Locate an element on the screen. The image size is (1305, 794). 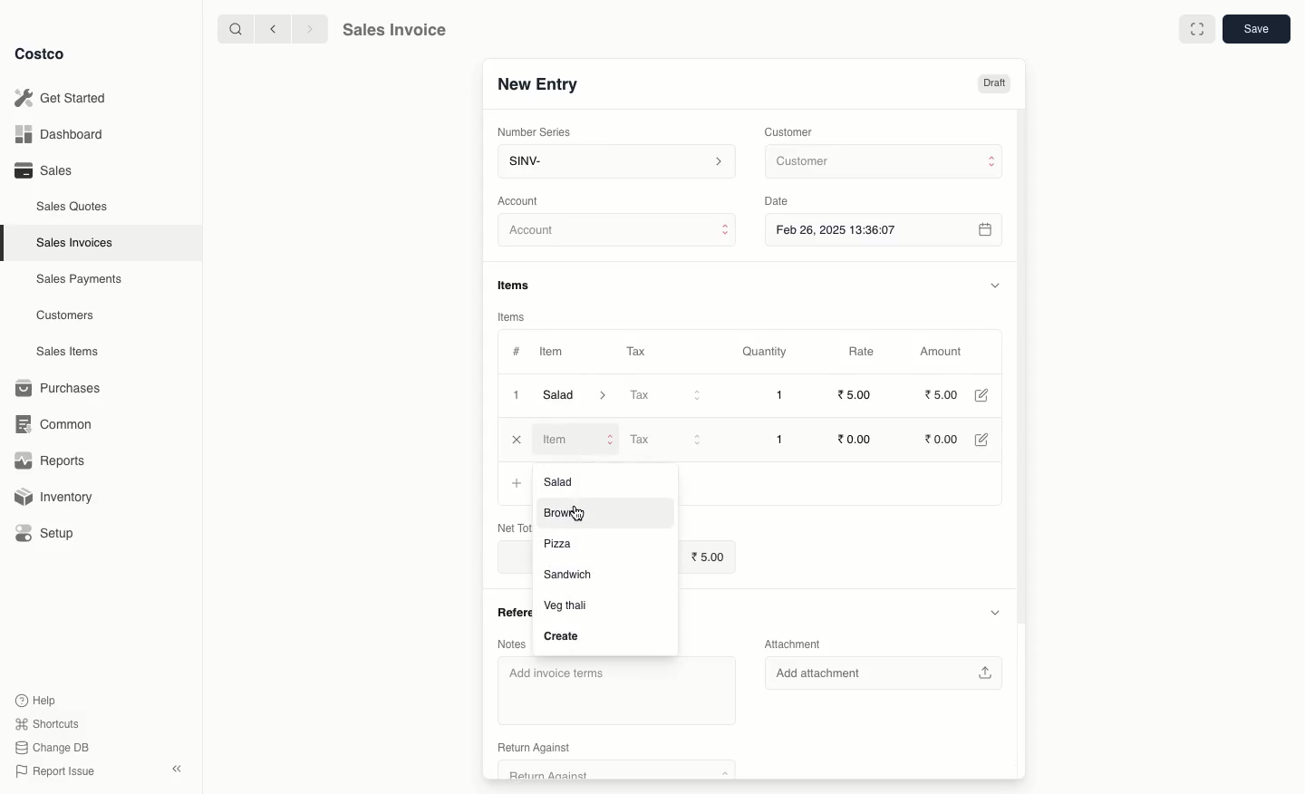
‘Account is located at coordinates (522, 200).